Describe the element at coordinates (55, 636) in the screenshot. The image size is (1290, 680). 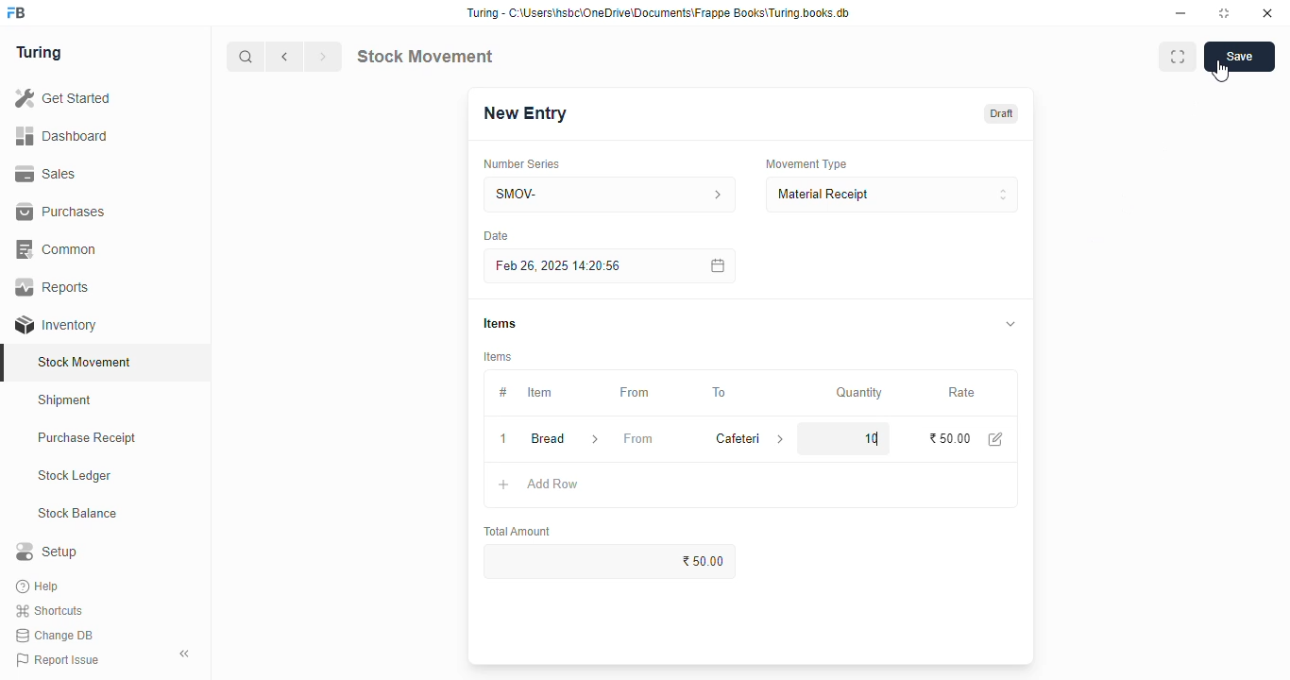
I see `change DB` at that location.